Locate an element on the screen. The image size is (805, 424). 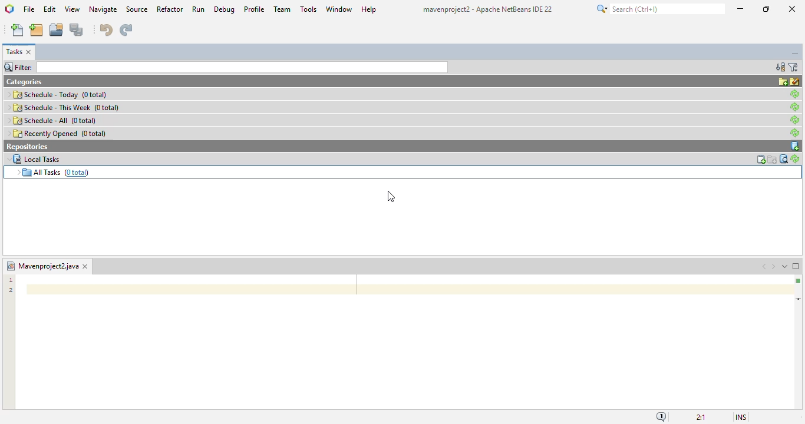
magnification ratio is located at coordinates (701, 416).